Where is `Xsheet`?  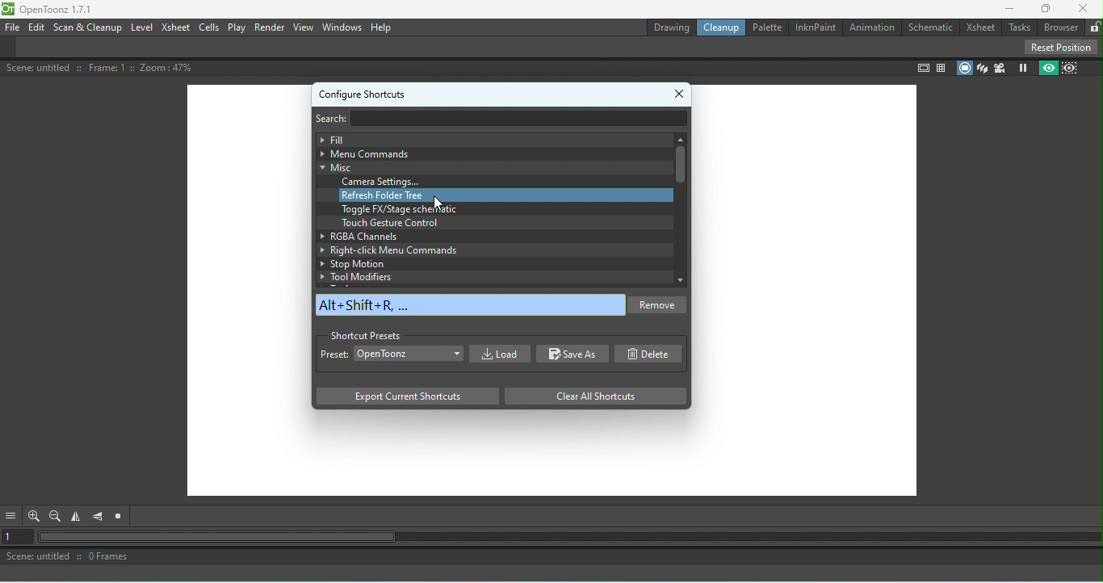
Xsheet is located at coordinates (979, 26).